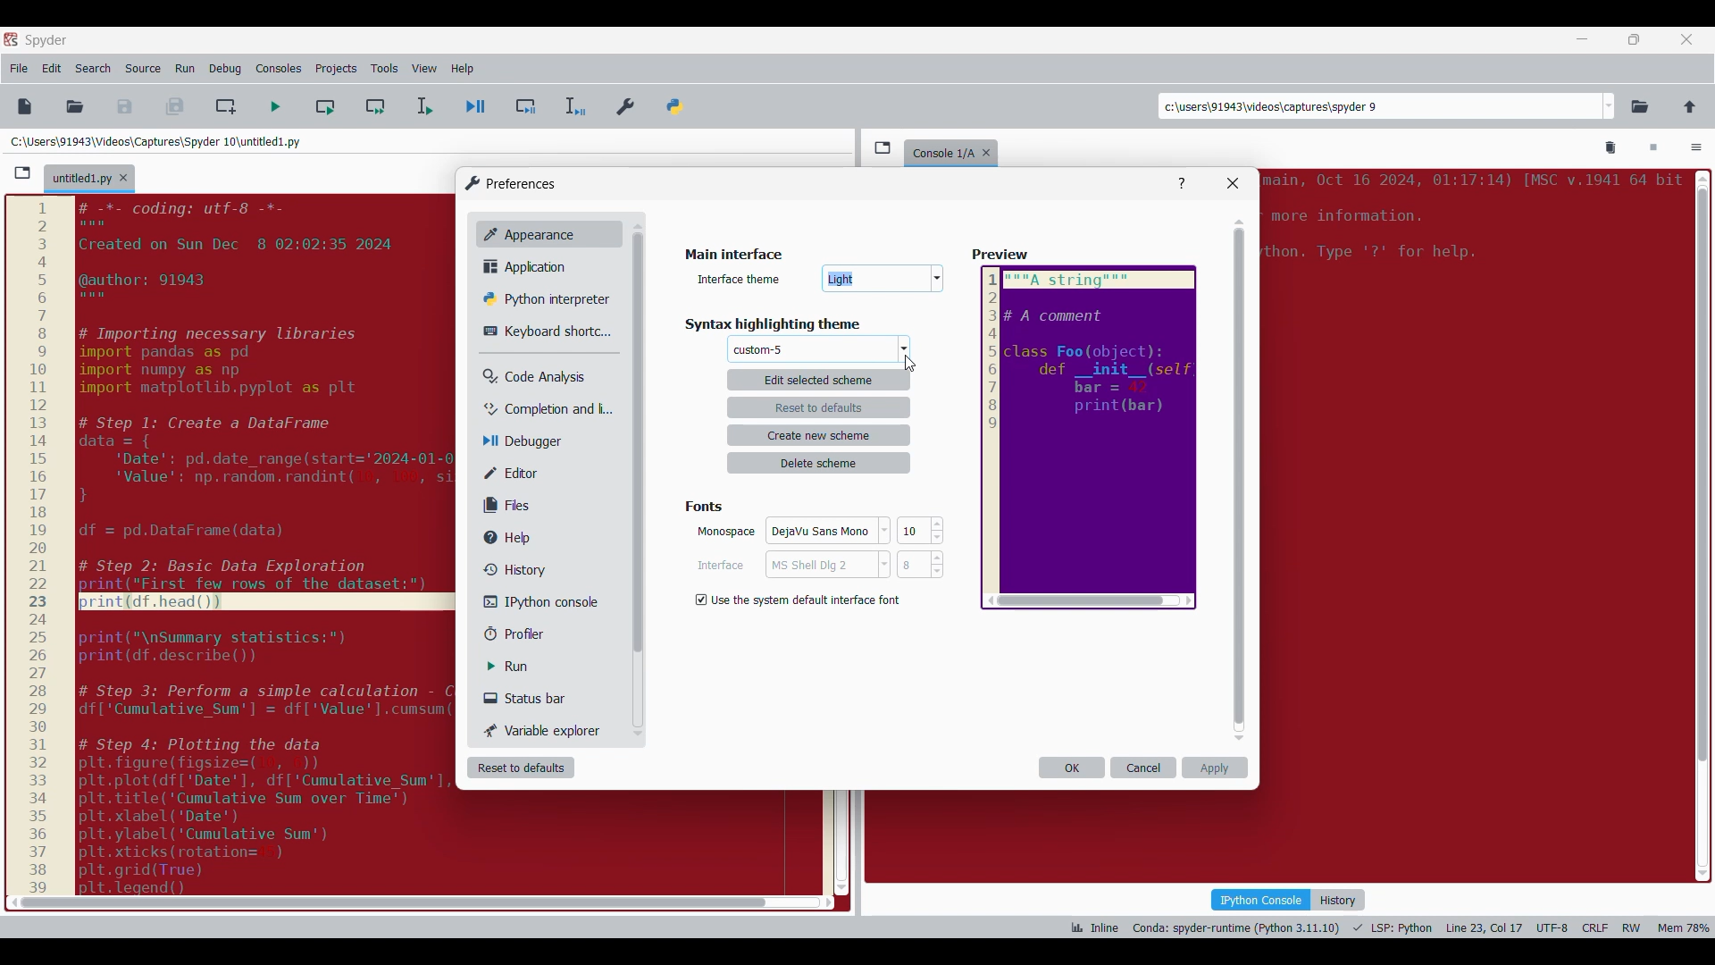 The image size is (1715, 965). Describe the element at coordinates (940, 151) in the screenshot. I see `console` at that location.